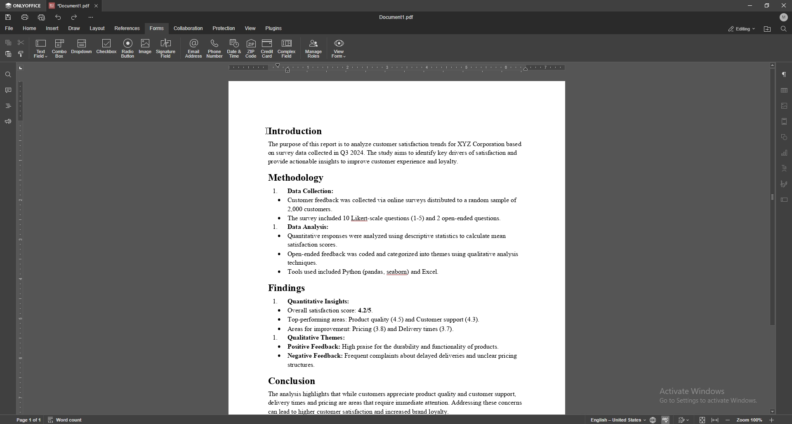  What do you see at coordinates (127, 28) in the screenshot?
I see `references` at bounding box center [127, 28].